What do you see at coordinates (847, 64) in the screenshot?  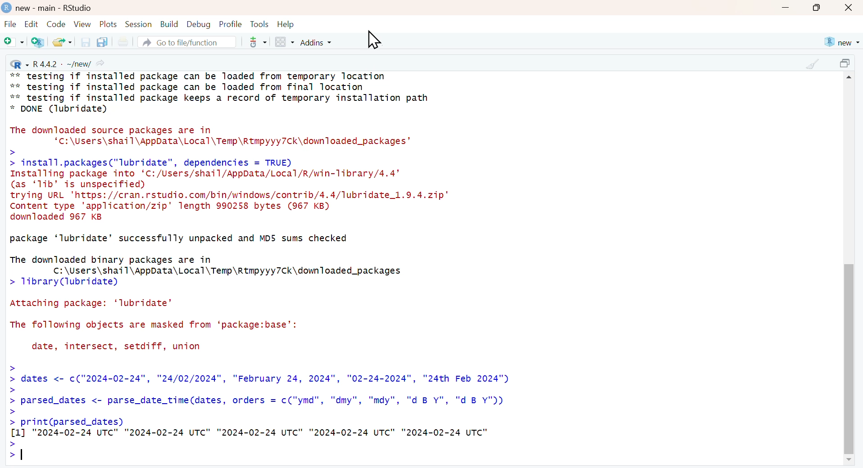 I see `maximize` at bounding box center [847, 64].